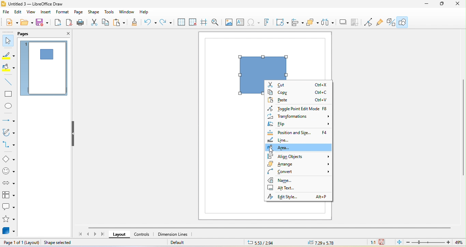 The width and height of the screenshot is (466, 247). I want to click on last page, so click(103, 234).